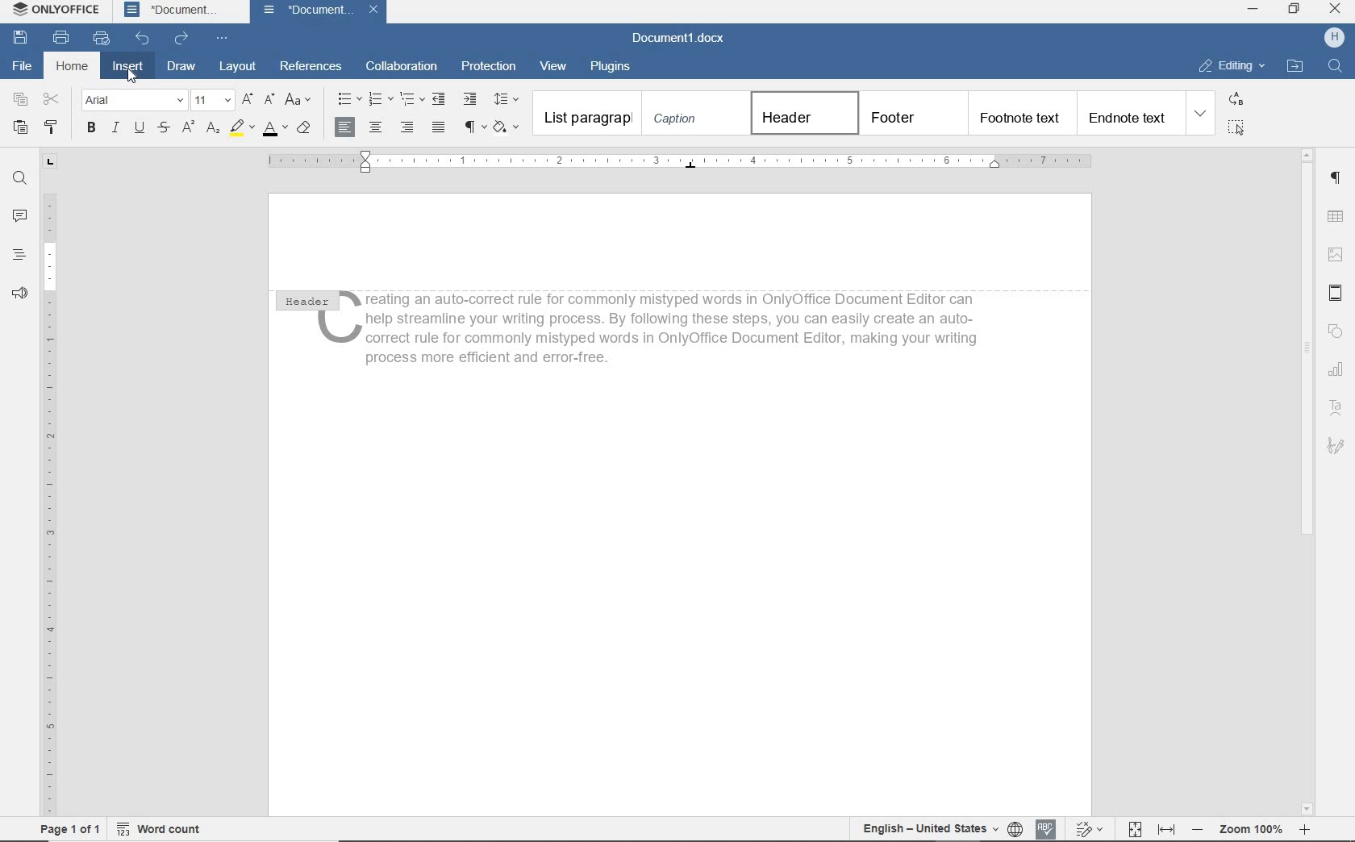 The width and height of the screenshot is (1355, 842). What do you see at coordinates (586, 112) in the screenshot?
I see `NORMAL` at bounding box center [586, 112].